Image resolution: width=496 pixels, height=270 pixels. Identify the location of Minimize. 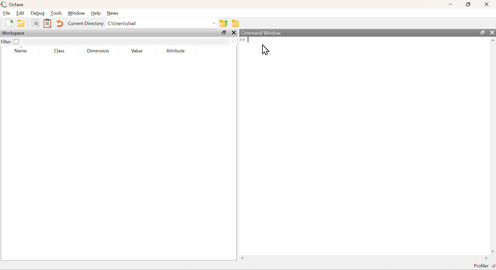
(453, 4).